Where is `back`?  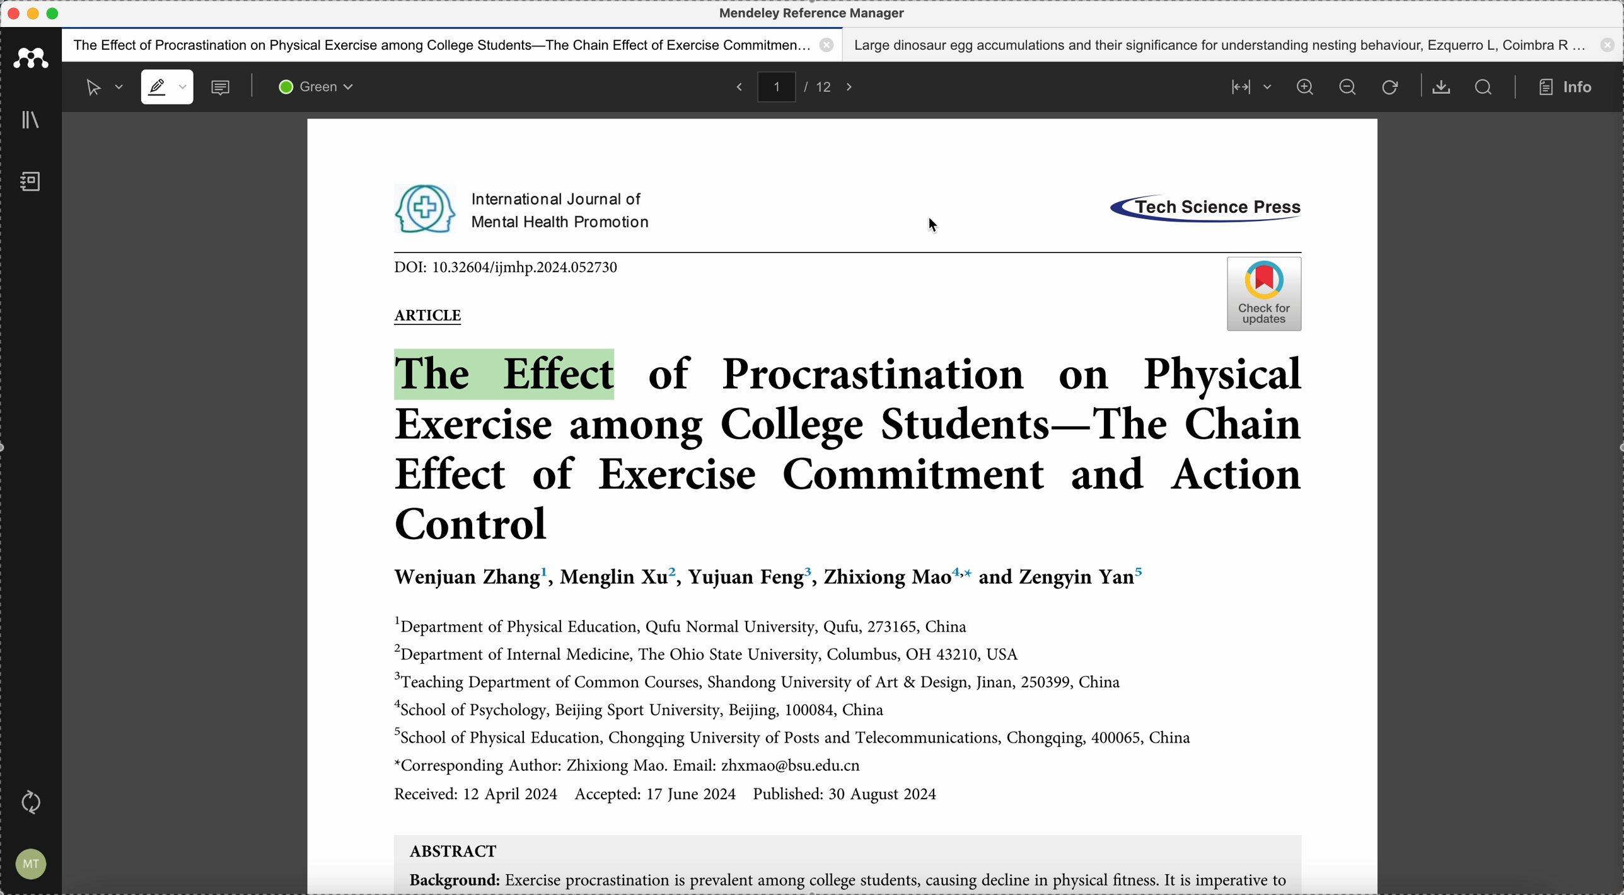
back is located at coordinates (737, 86).